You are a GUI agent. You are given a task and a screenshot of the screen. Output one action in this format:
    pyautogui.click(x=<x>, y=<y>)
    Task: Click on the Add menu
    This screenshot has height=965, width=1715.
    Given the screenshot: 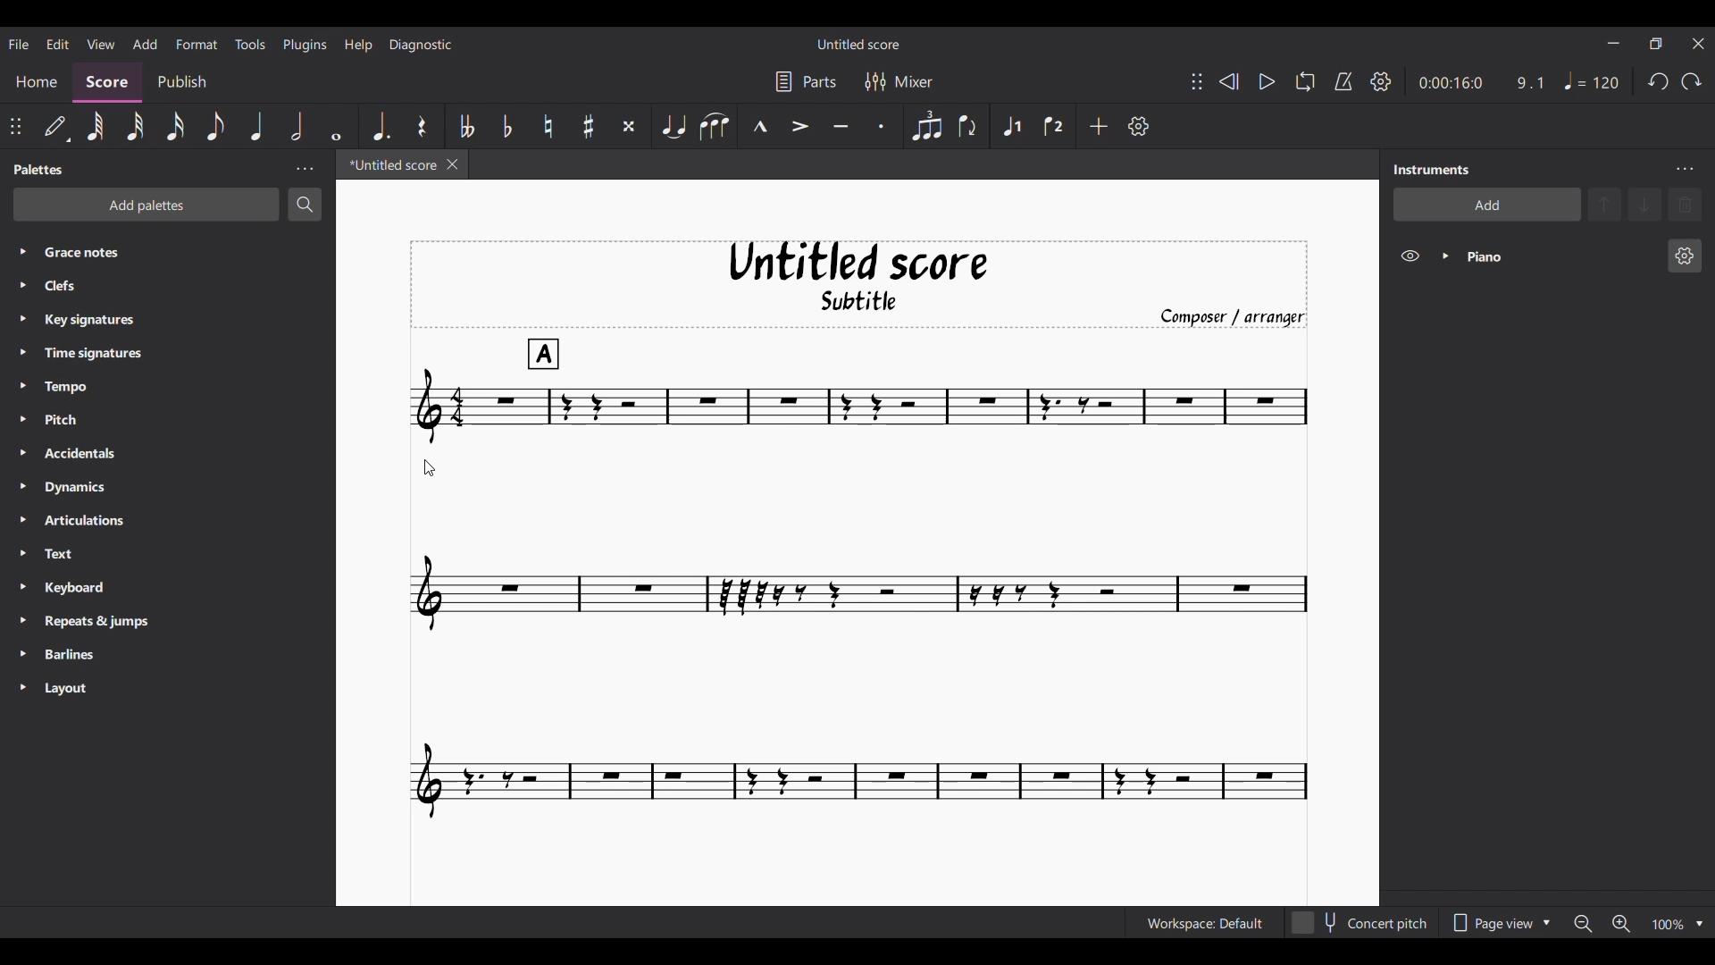 What is the action you would take?
    pyautogui.click(x=145, y=44)
    